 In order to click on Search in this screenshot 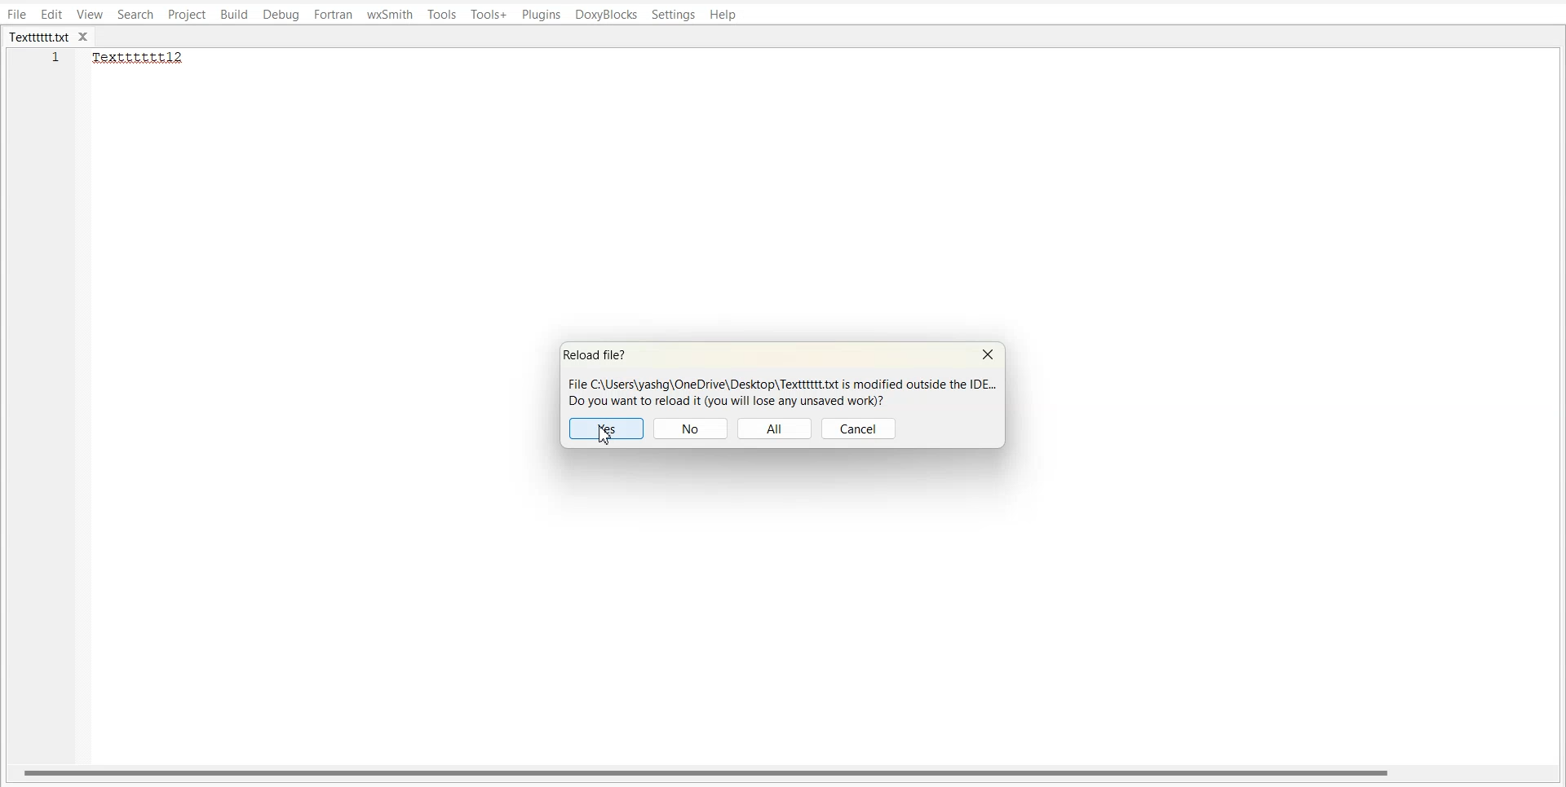, I will do `click(136, 14)`.